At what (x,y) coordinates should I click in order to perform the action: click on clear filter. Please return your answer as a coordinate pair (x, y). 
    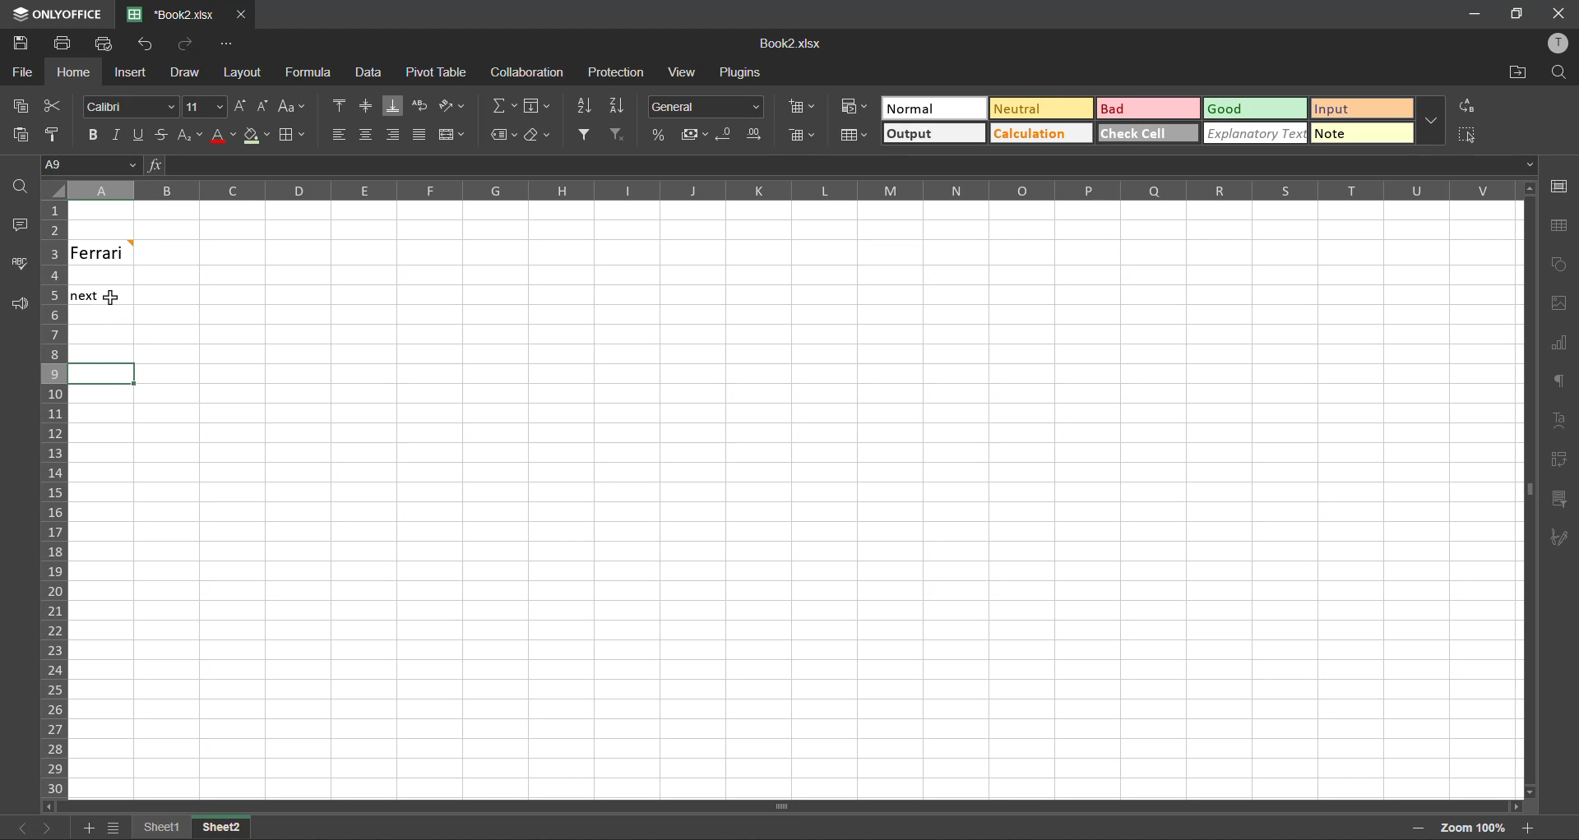
    Looking at the image, I should click on (617, 132).